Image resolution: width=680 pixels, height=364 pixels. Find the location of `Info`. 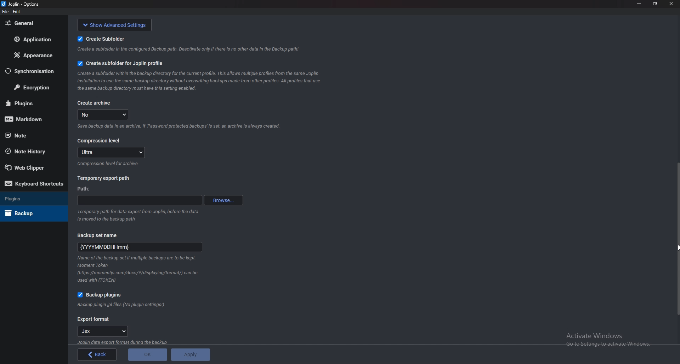

Info is located at coordinates (123, 305).